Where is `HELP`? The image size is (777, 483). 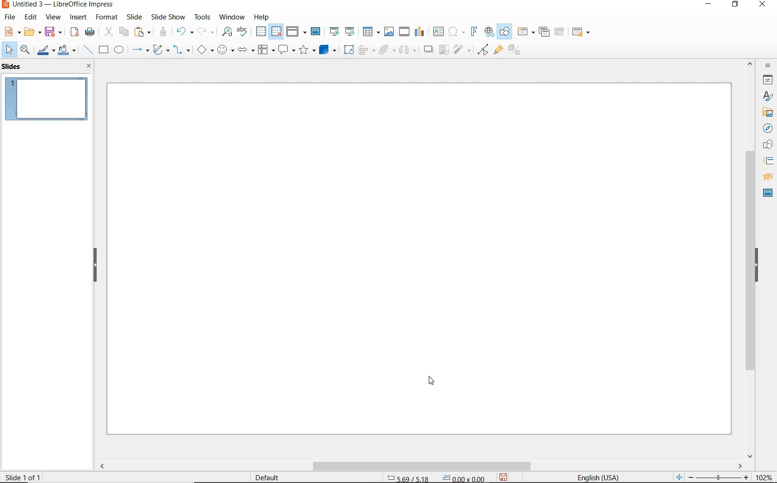 HELP is located at coordinates (266, 17).